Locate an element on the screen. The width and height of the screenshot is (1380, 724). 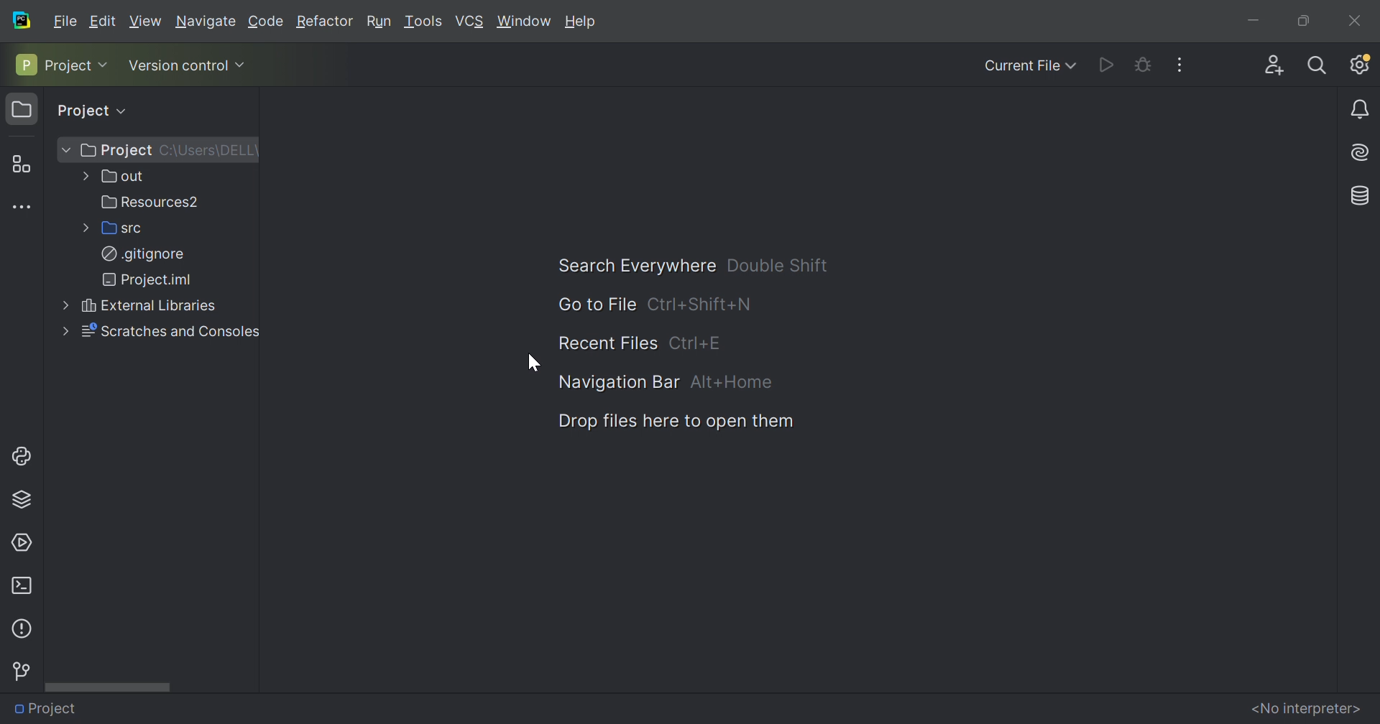
Window is located at coordinates (524, 22).